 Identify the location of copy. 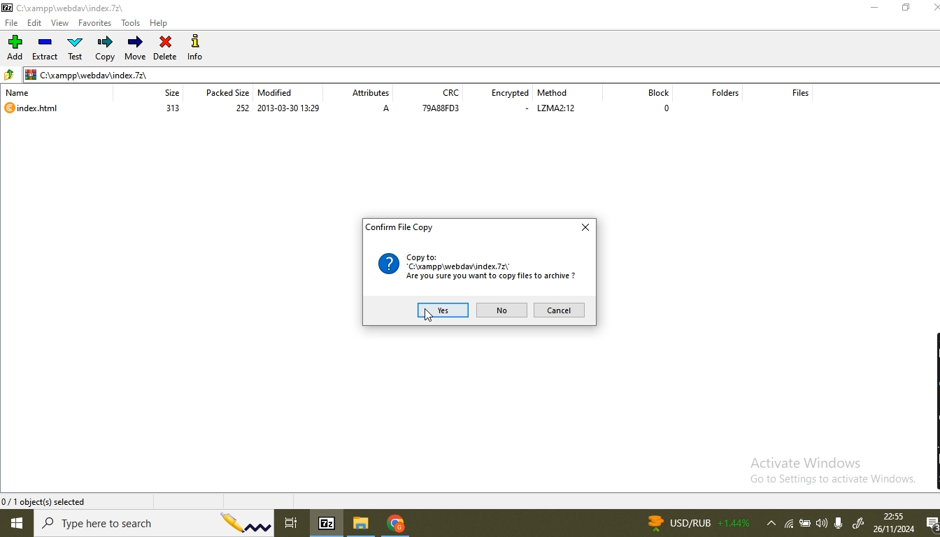
(105, 49).